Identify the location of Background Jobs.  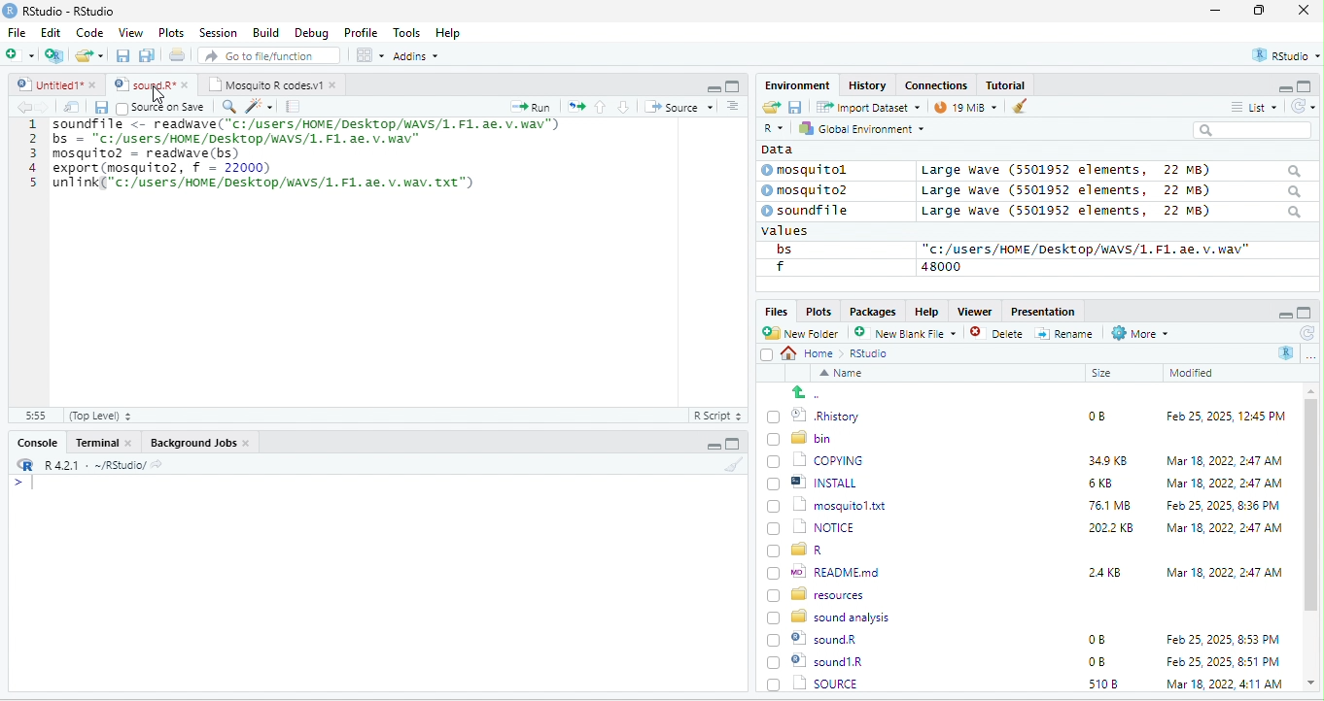
(199, 442).